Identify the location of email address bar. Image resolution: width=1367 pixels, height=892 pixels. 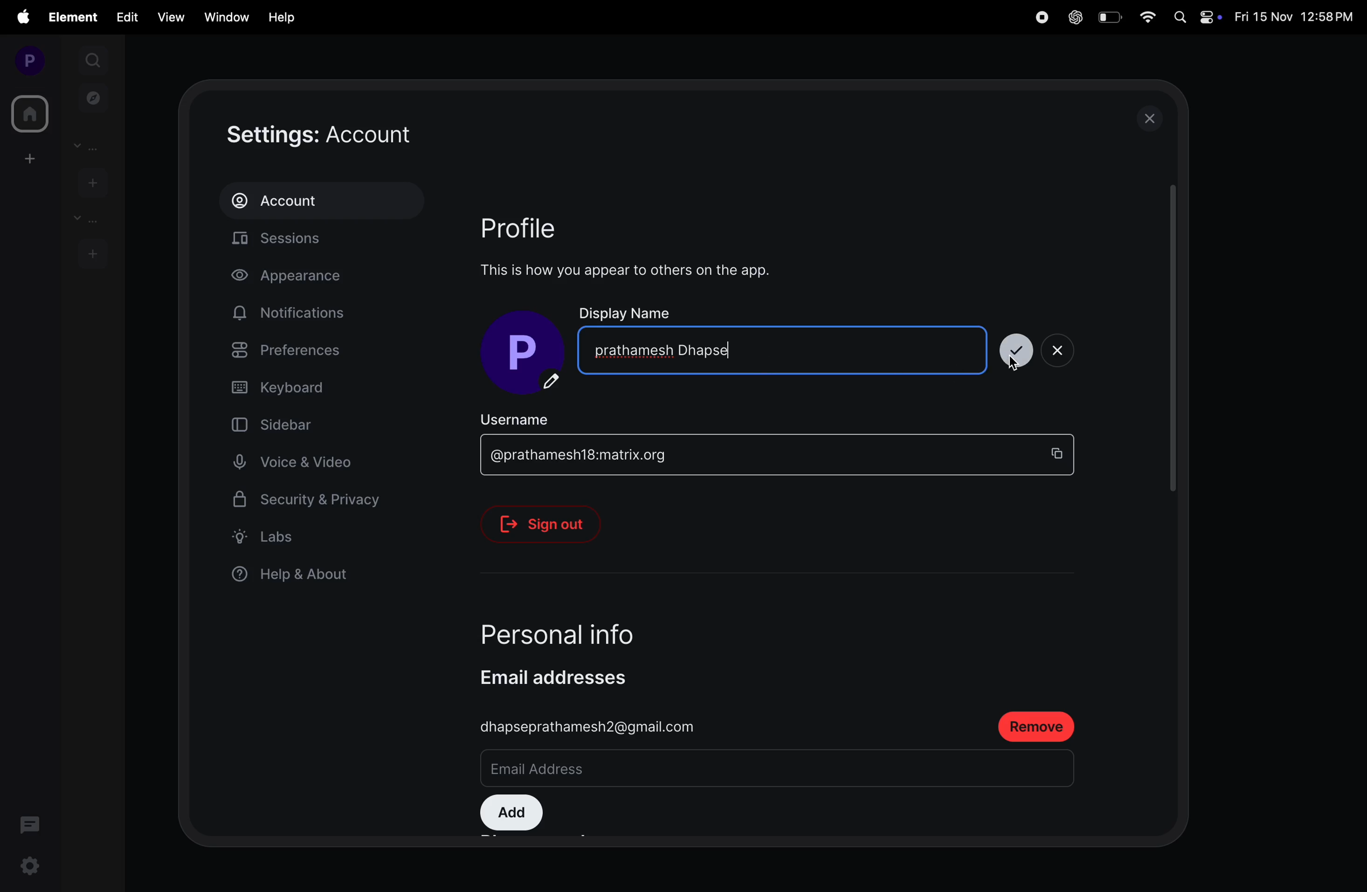
(639, 770).